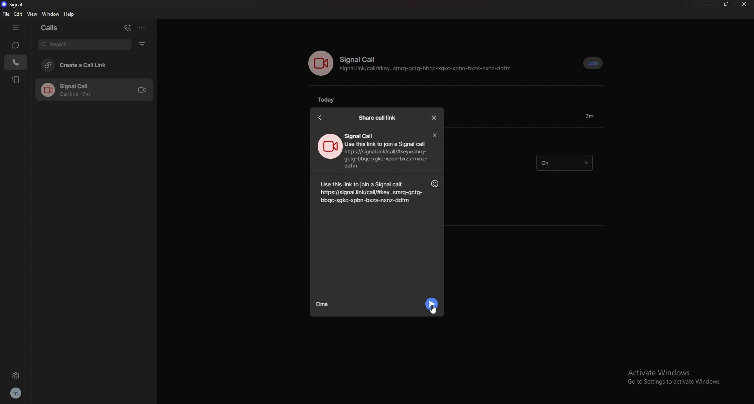 This screenshot has height=404, width=754. What do you see at coordinates (431, 303) in the screenshot?
I see `send` at bounding box center [431, 303].